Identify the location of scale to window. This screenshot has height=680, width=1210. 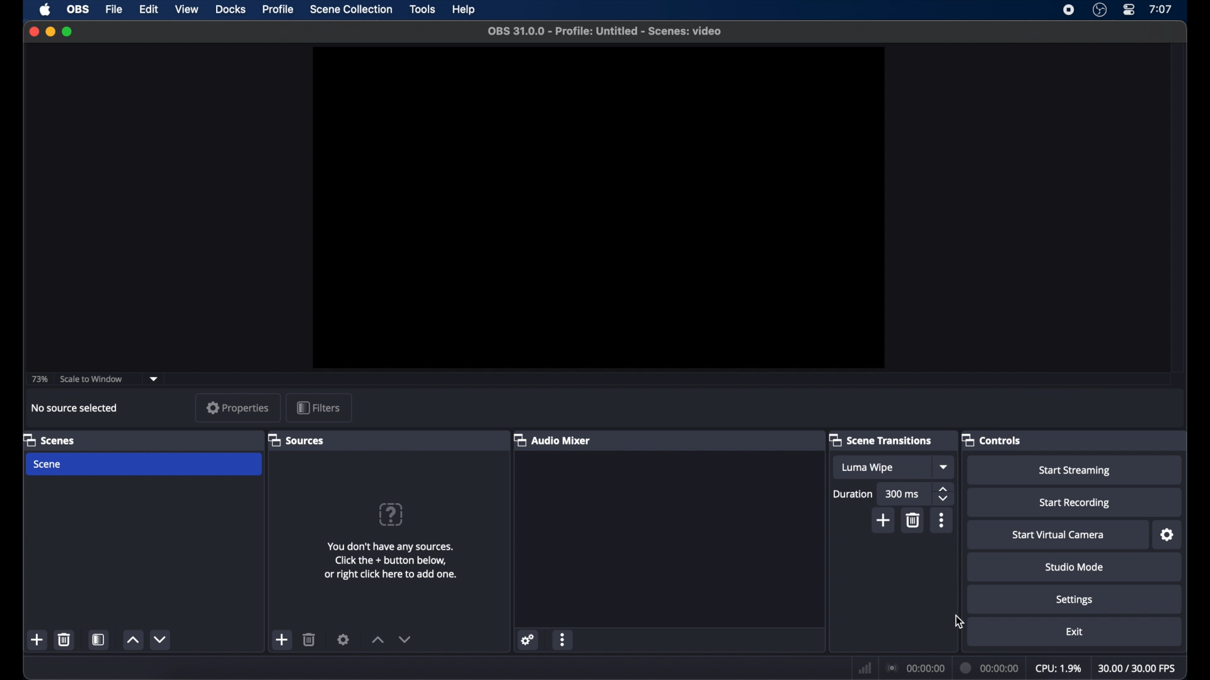
(93, 379).